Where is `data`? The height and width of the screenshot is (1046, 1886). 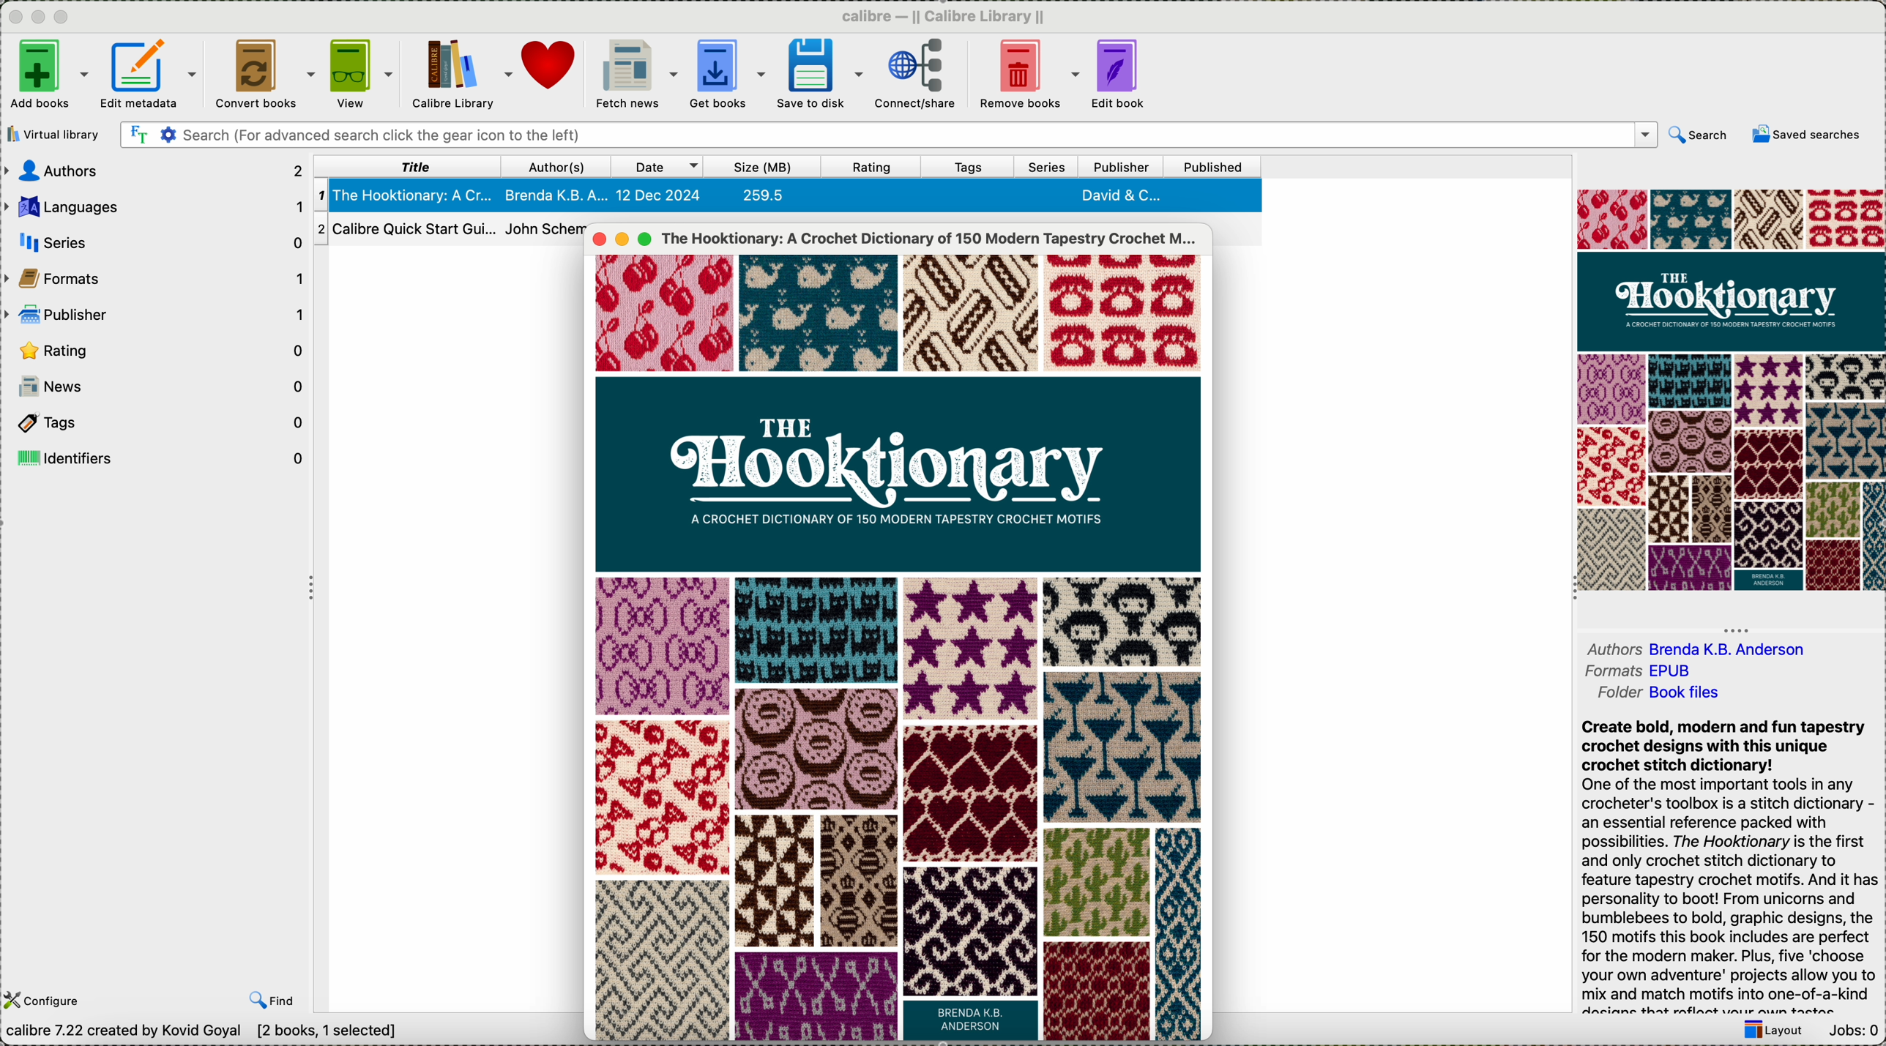 data is located at coordinates (206, 1033).